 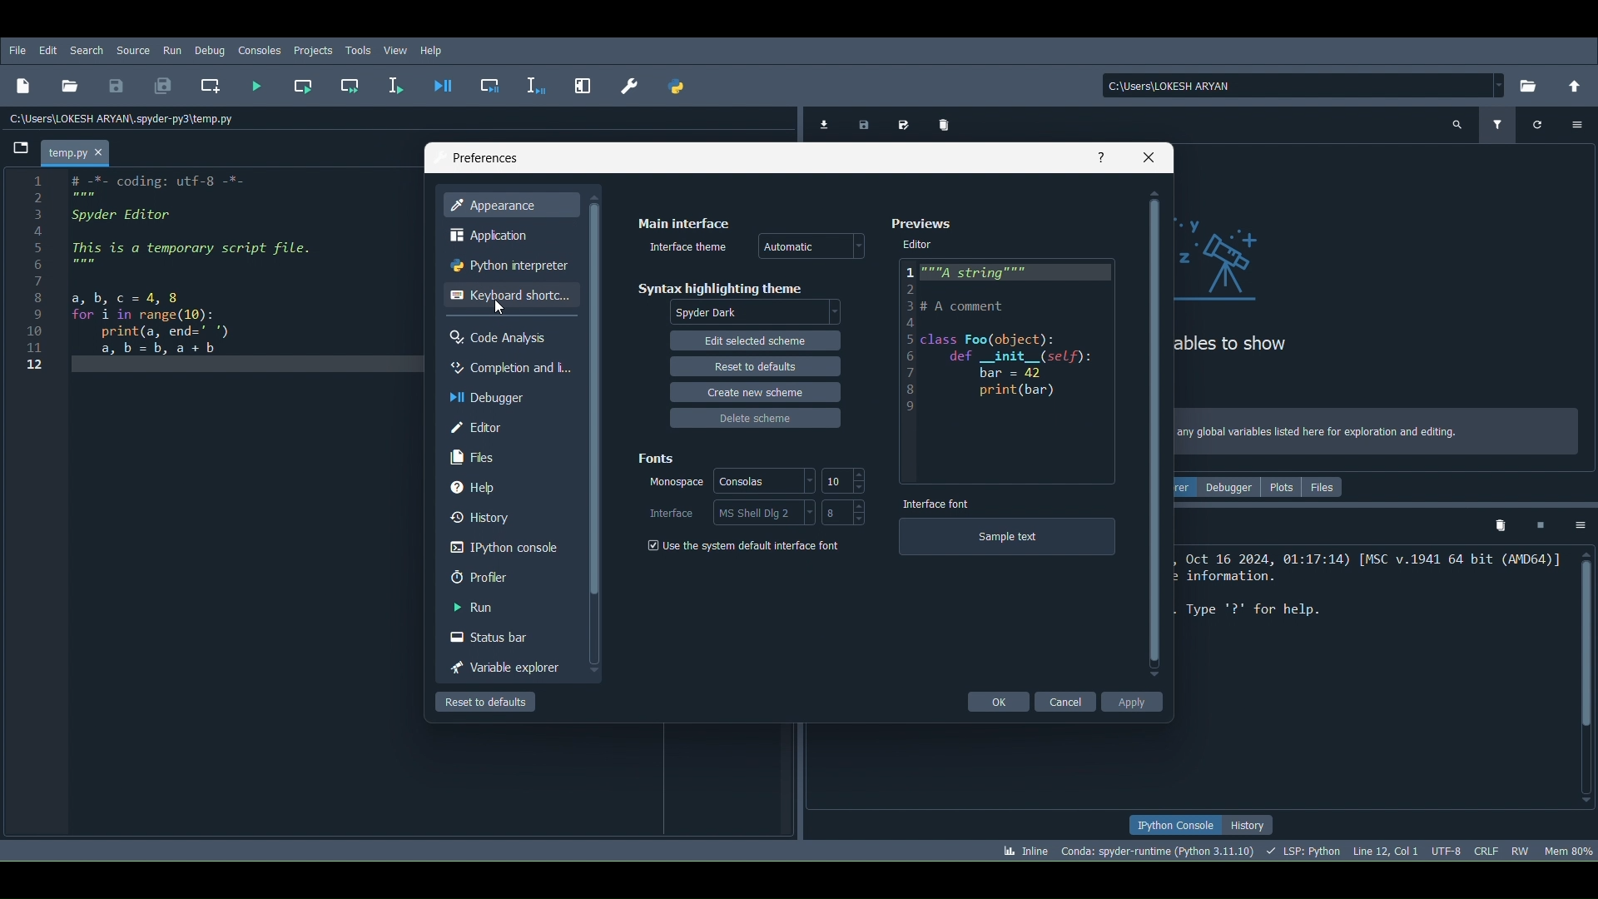 What do you see at coordinates (811, 241) in the screenshot?
I see `Theme` at bounding box center [811, 241].